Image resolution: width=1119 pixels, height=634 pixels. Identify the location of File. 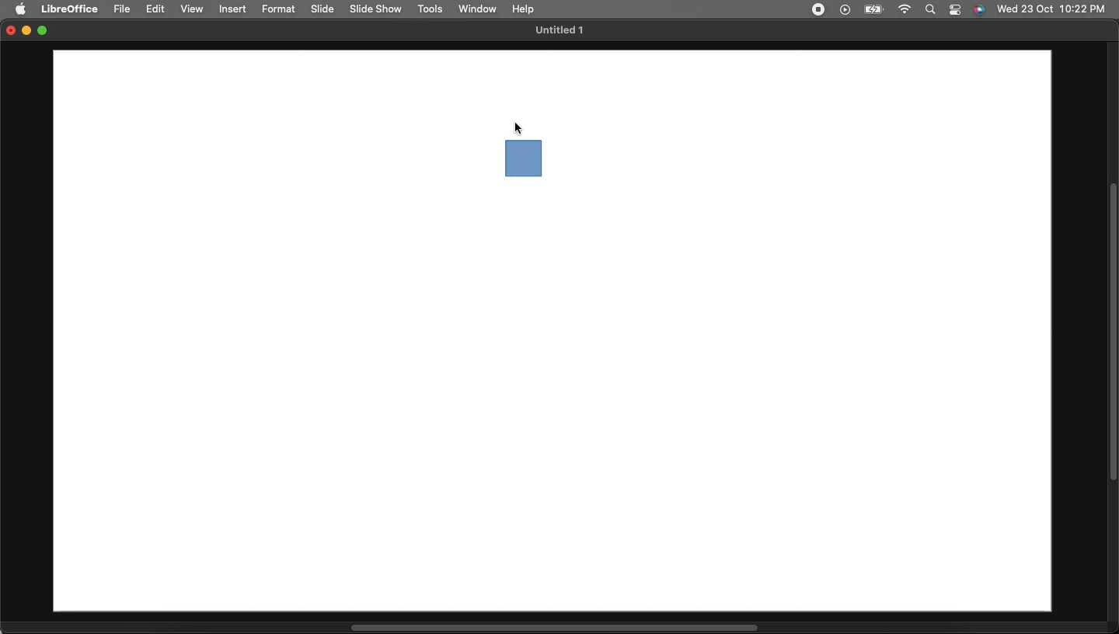
(124, 9).